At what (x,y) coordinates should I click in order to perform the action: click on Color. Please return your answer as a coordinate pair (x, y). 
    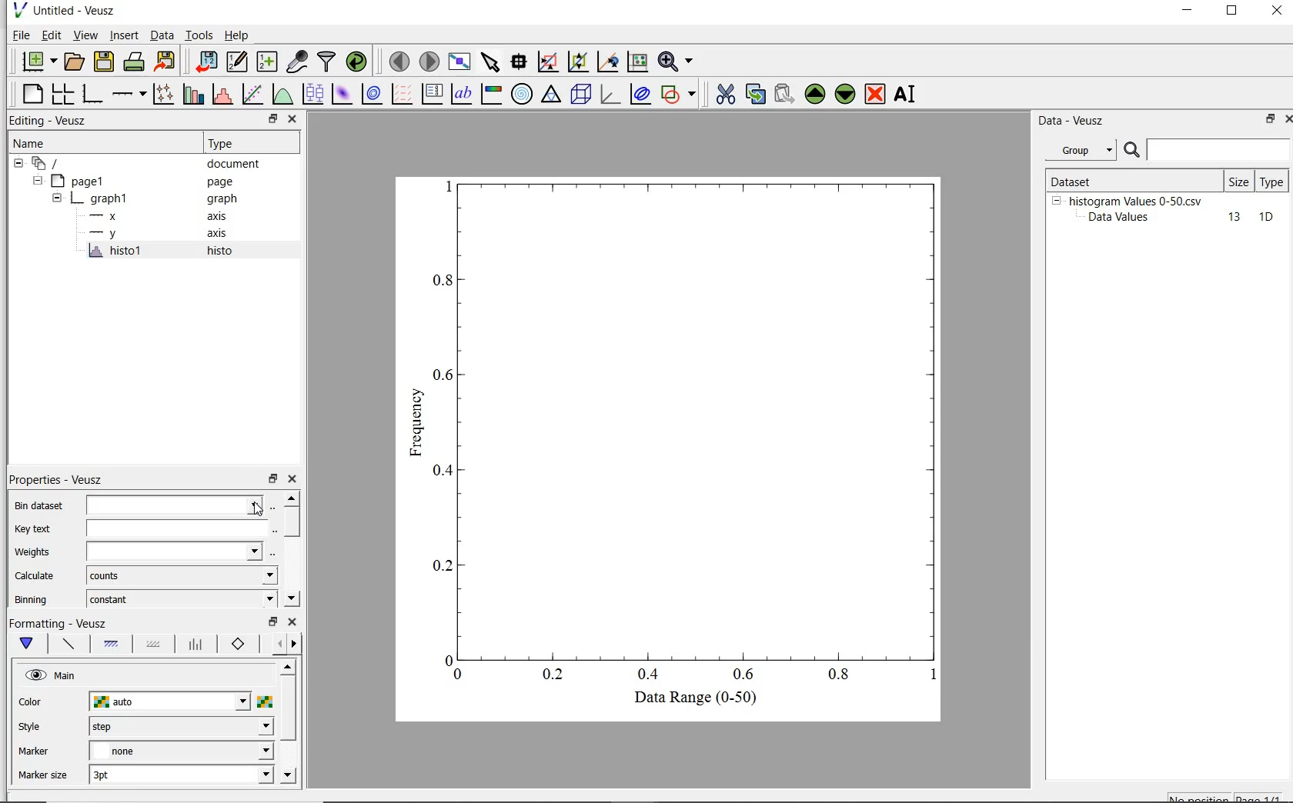
    Looking at the image, I should click on (32, 703).